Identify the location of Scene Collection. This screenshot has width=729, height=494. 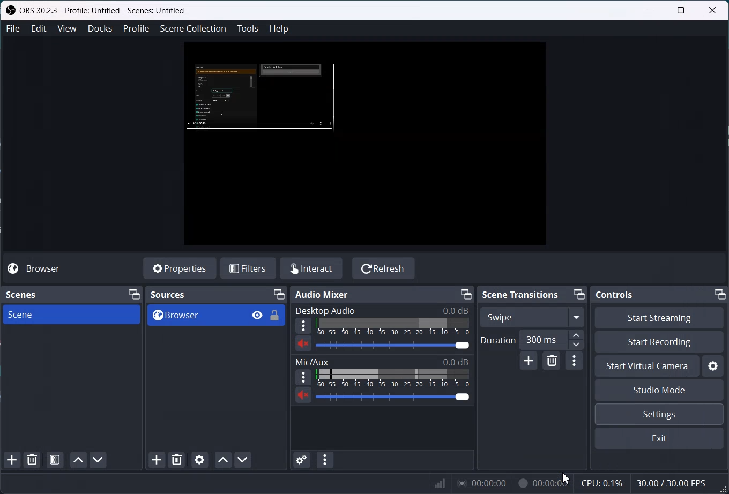
(193, 28).